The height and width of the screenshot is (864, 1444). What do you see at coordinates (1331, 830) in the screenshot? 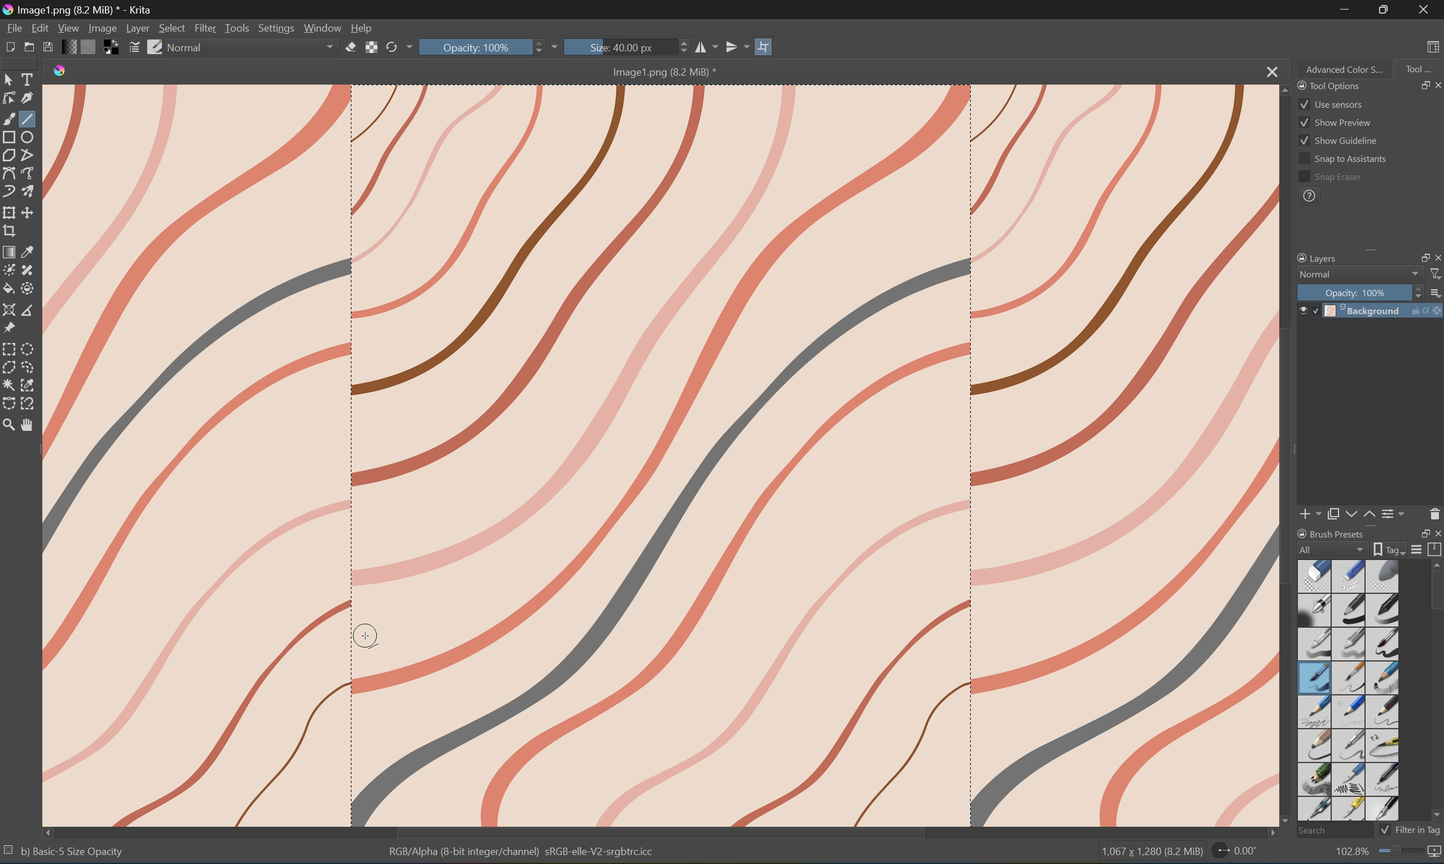
I see `Search` at bounding box center [1331, 830].